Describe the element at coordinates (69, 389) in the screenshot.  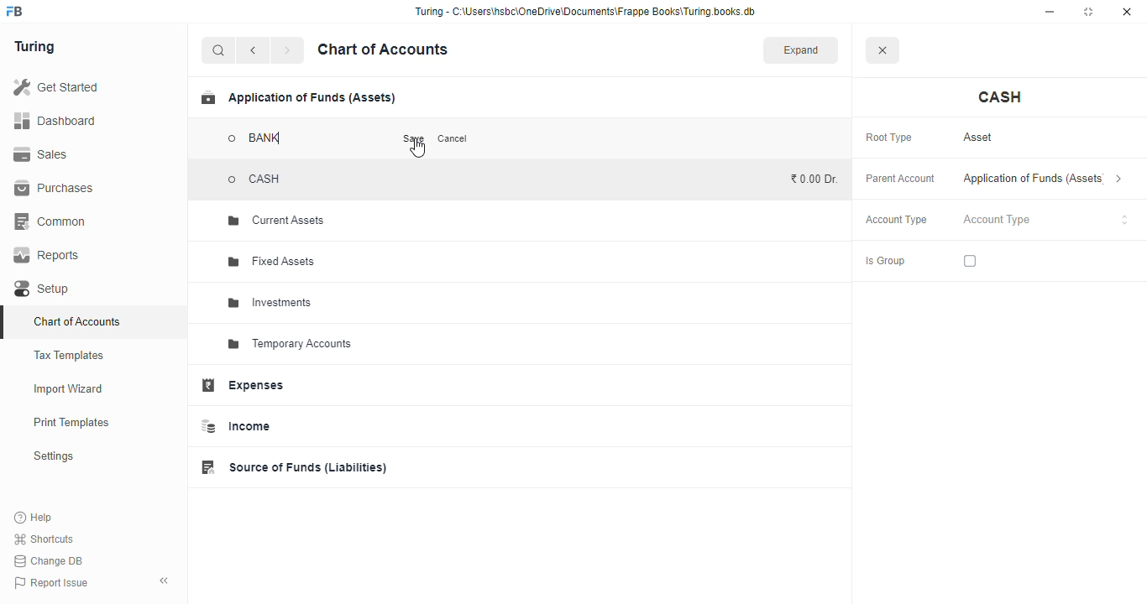
I see `import wizard` at that location.